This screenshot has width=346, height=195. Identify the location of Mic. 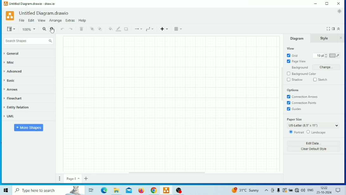
(279, 190).